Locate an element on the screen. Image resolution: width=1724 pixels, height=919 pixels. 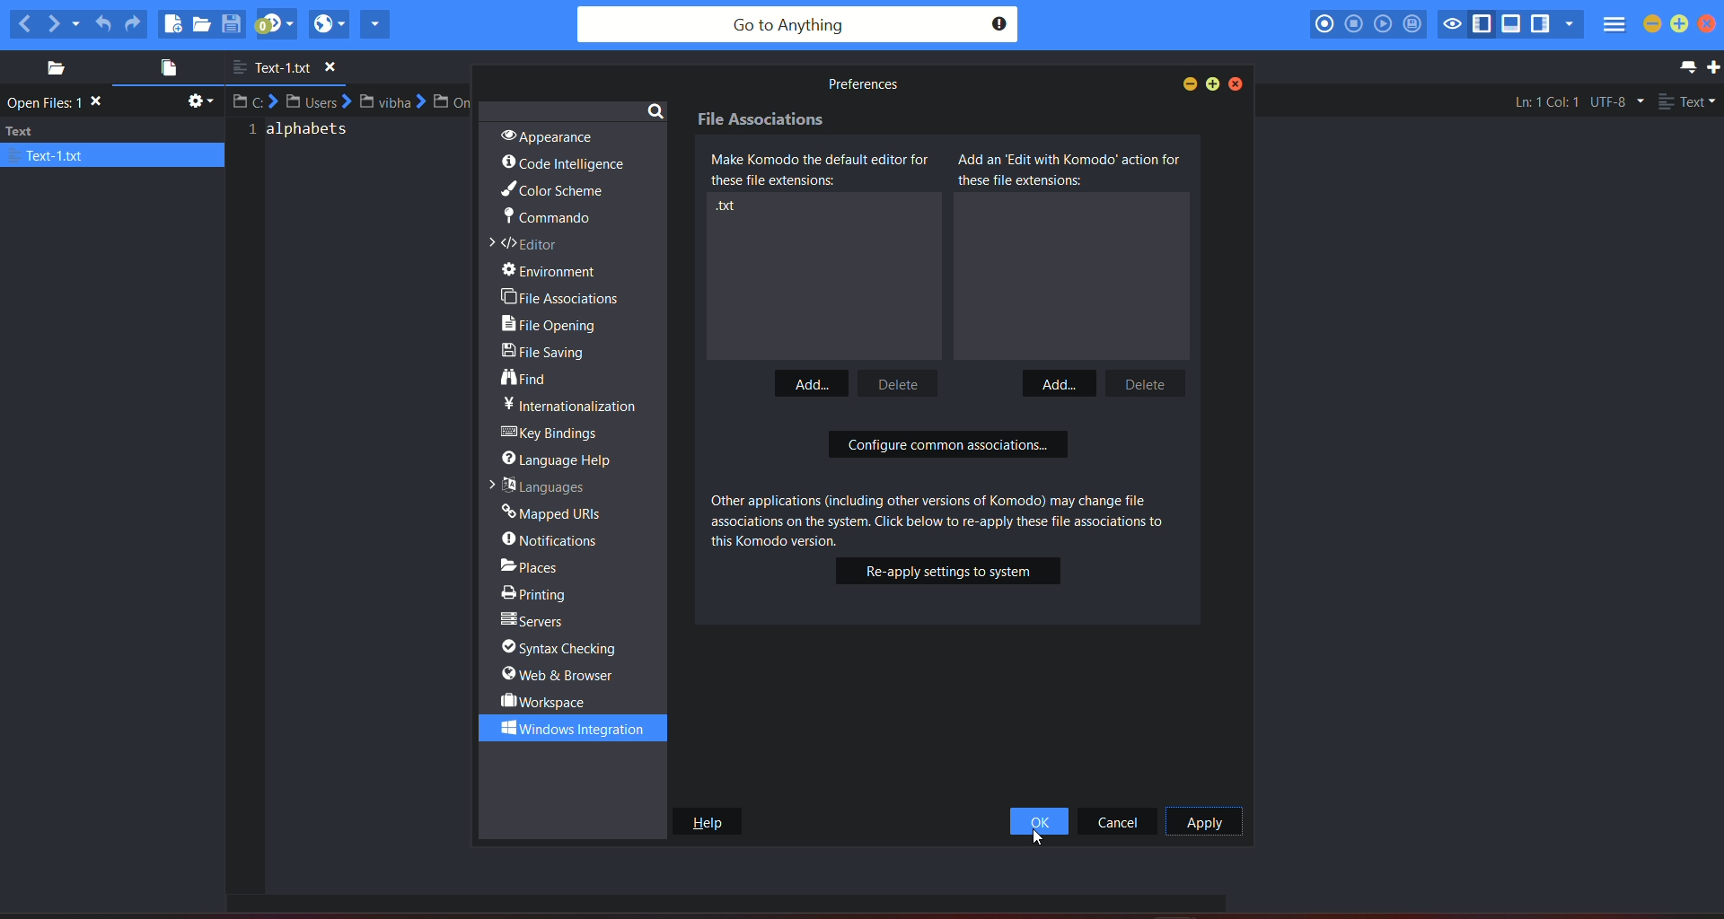
notifications is located at coordinates (553, 539).